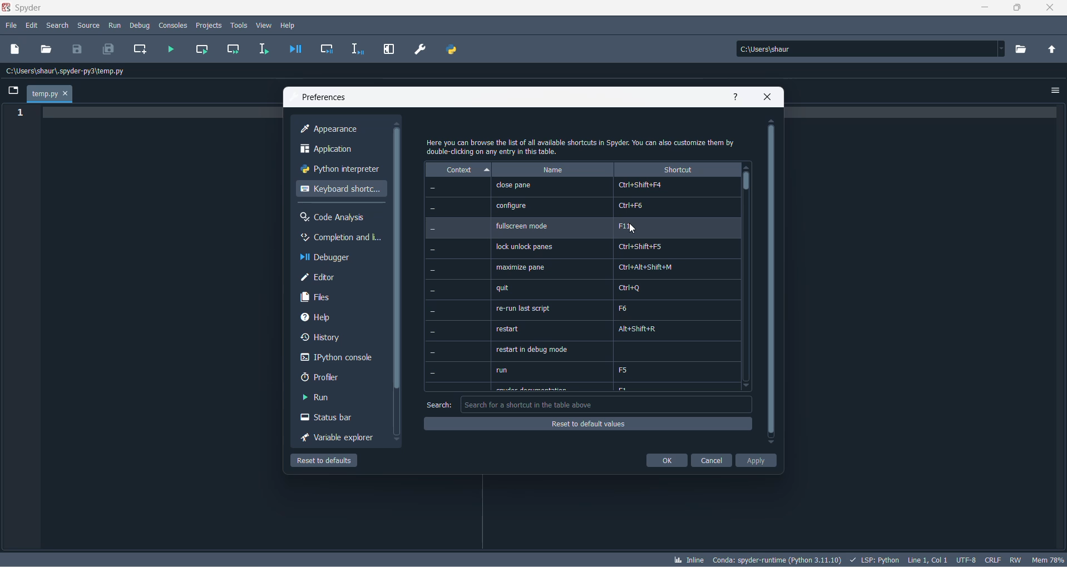 This screenshot has width=1067, height=567. I want to click on status bar, so click(333, 419).